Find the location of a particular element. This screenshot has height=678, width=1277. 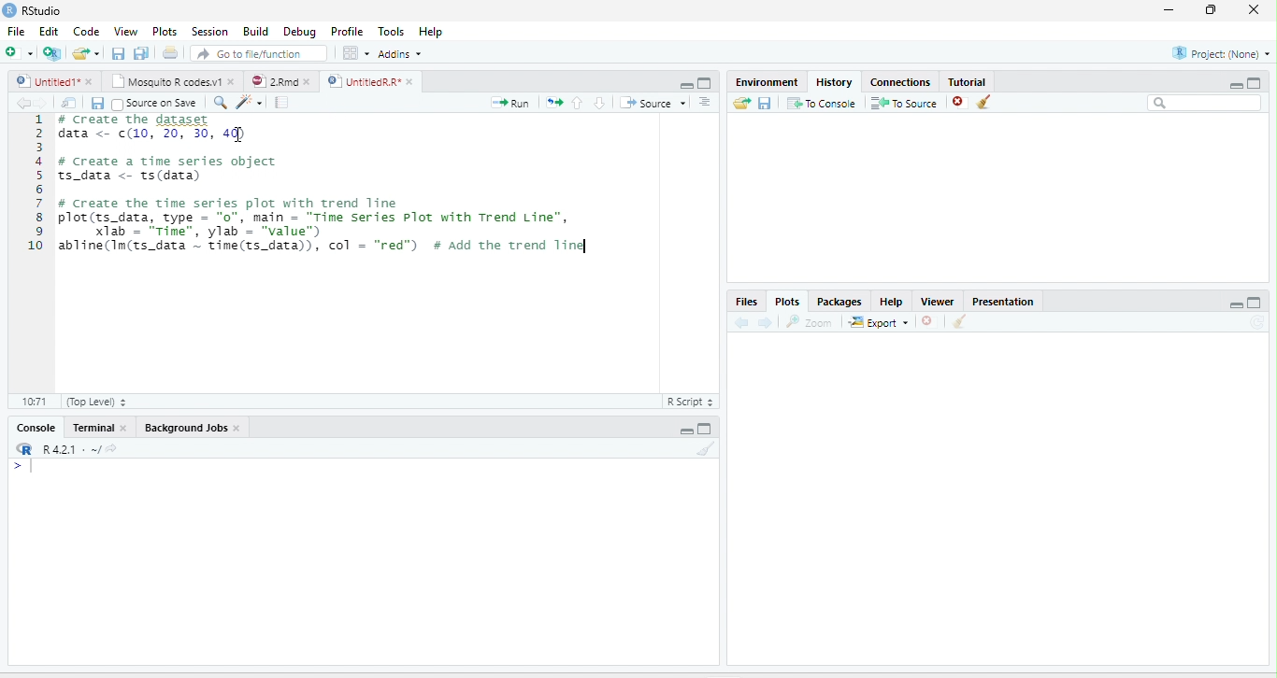

Go to file/function is located at coordinates (259, 53).